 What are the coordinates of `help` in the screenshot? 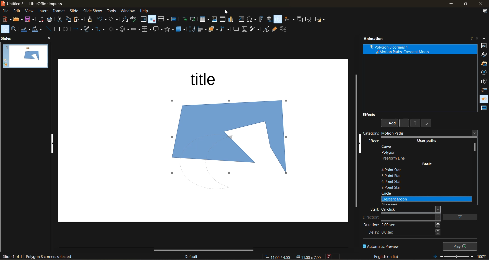 It's located at (145, 11).